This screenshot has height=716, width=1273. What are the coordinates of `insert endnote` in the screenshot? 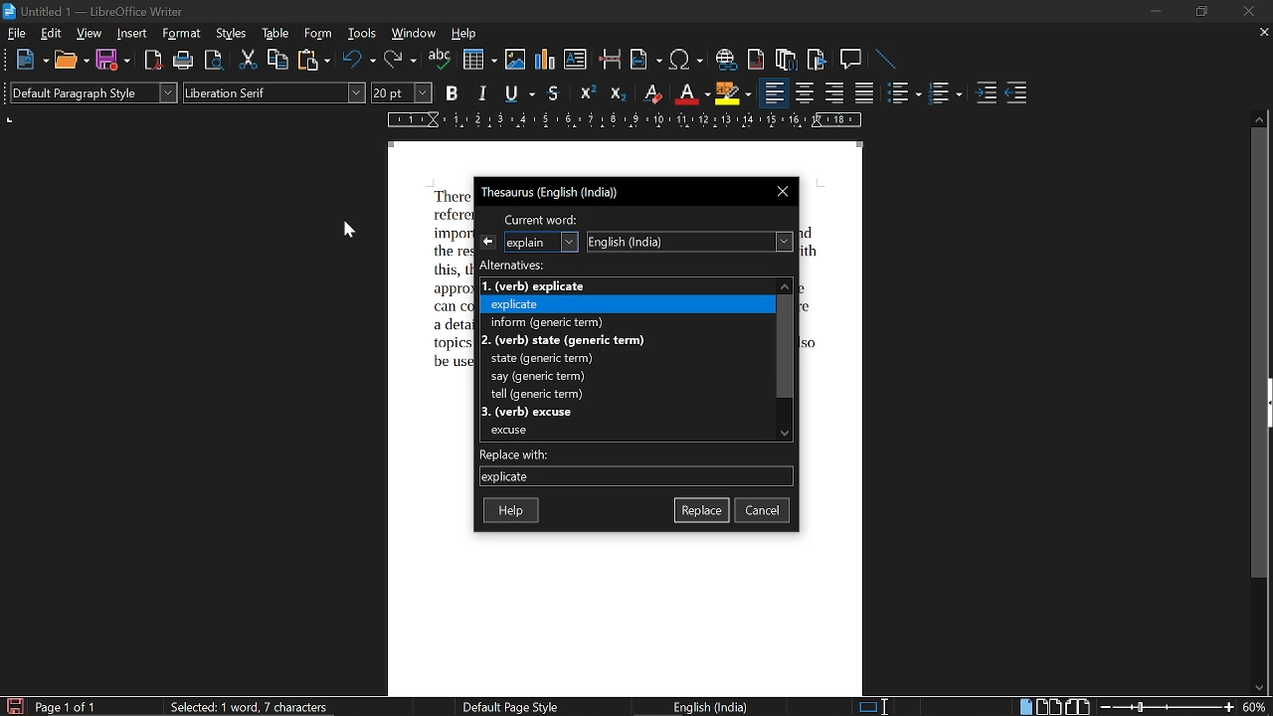 It's located at (757, 59).